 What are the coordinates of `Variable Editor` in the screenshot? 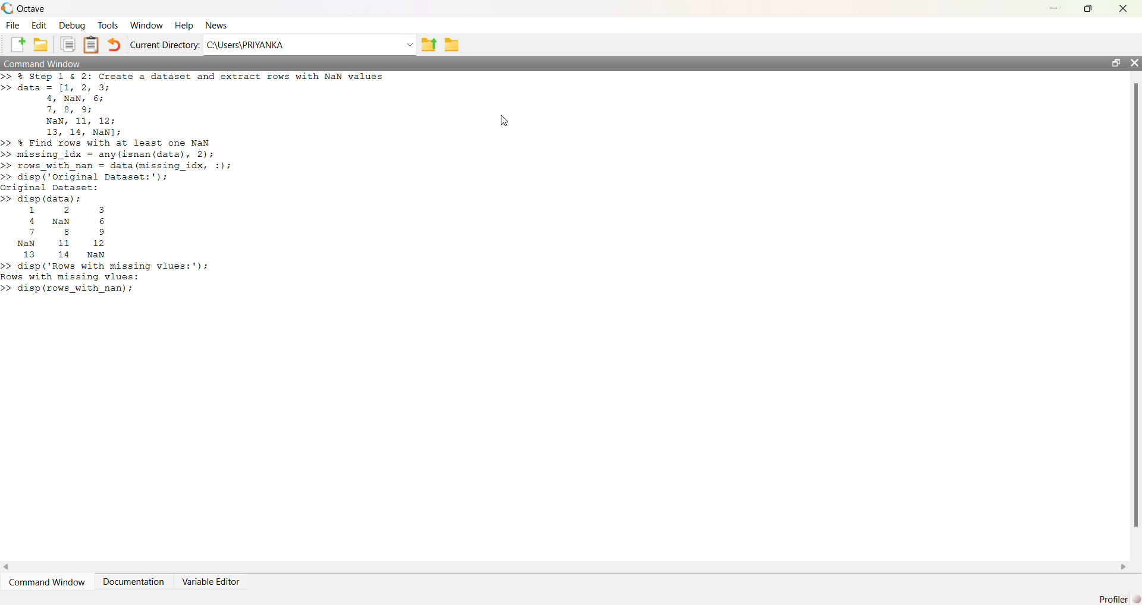 It's located at (210, 582).